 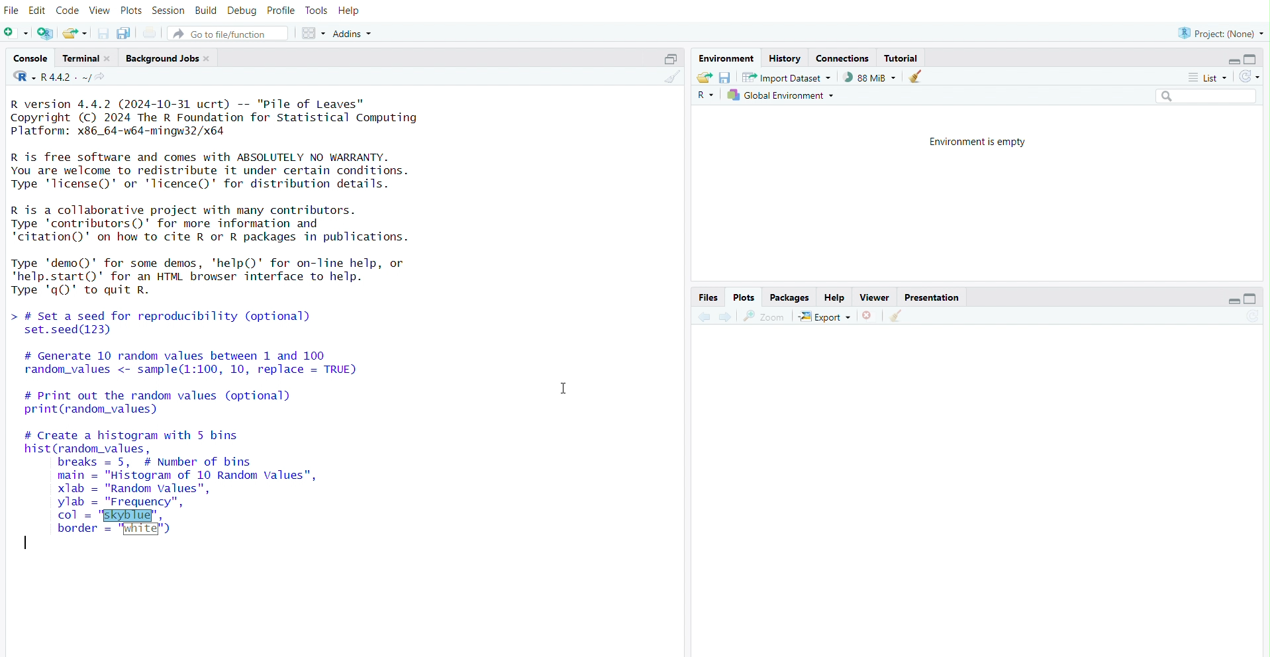 I want to click on connections, so click(x=843, y=57).